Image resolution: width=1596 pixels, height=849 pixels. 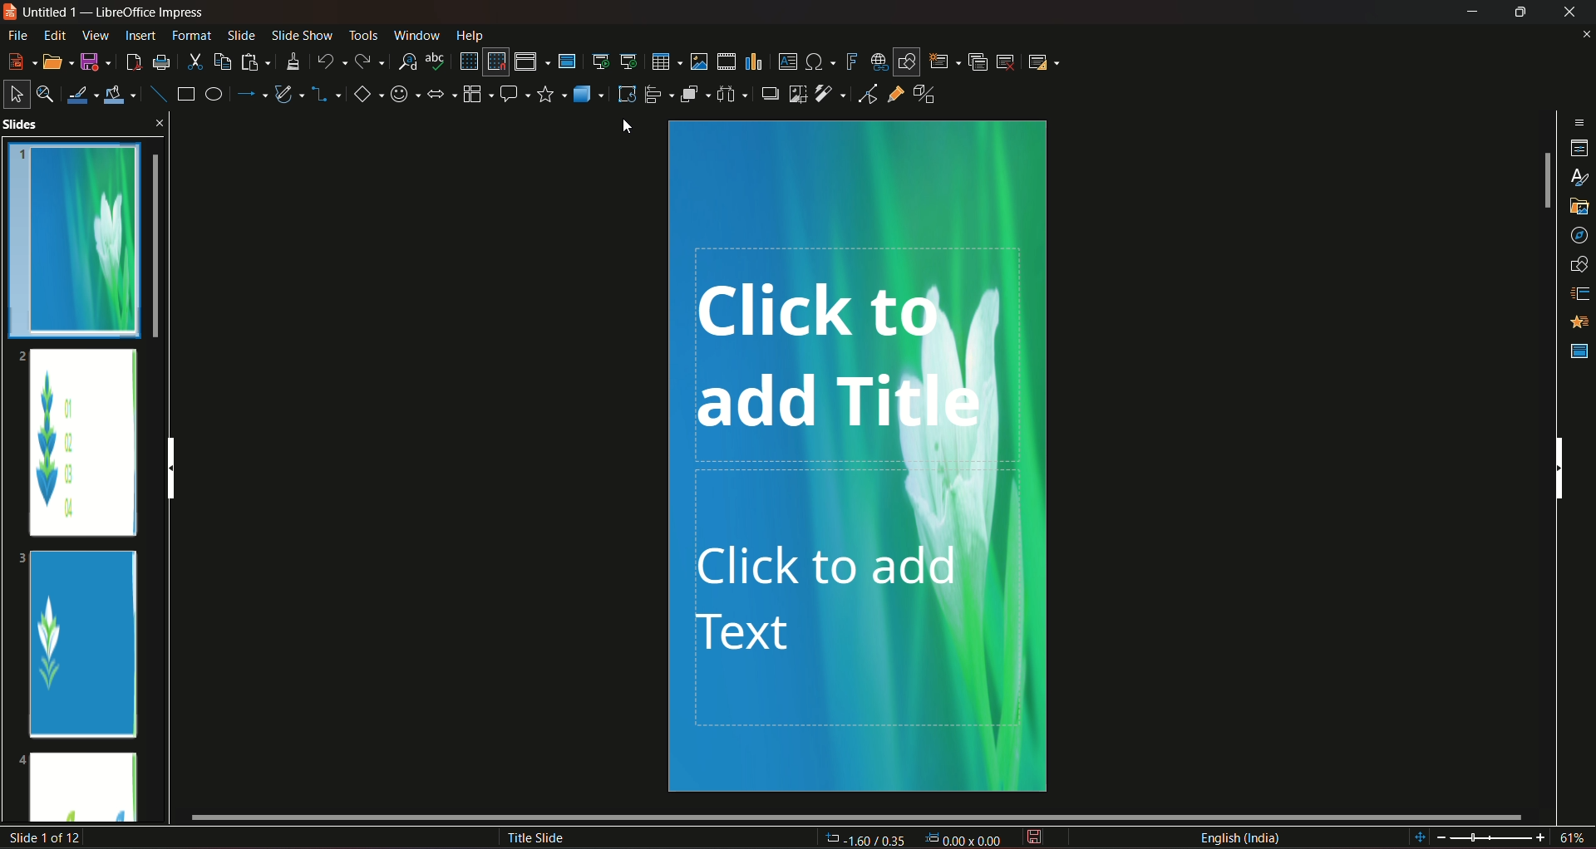 I want to click on block arrows, so click(x=442, y=95).